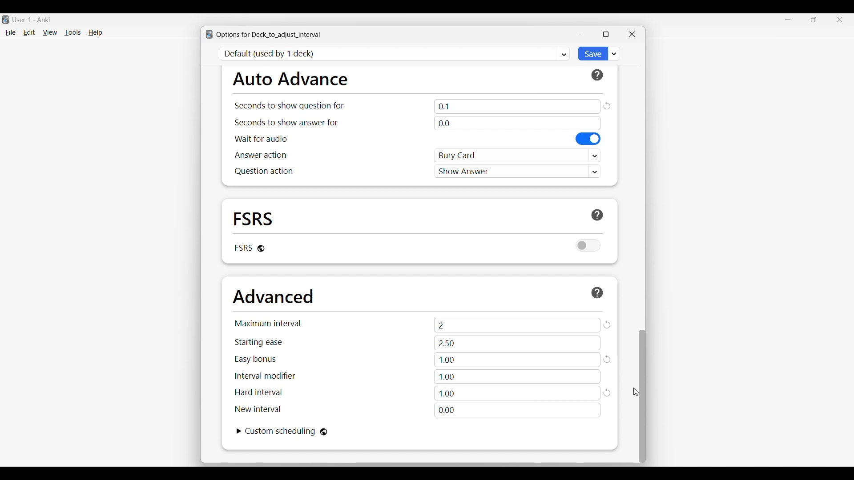 The height and width of the screenshot is (480, 854). Describe the element at coordinates (286, 123) in the screenshot. I see `Indicates seconds to show answer for` at that location.